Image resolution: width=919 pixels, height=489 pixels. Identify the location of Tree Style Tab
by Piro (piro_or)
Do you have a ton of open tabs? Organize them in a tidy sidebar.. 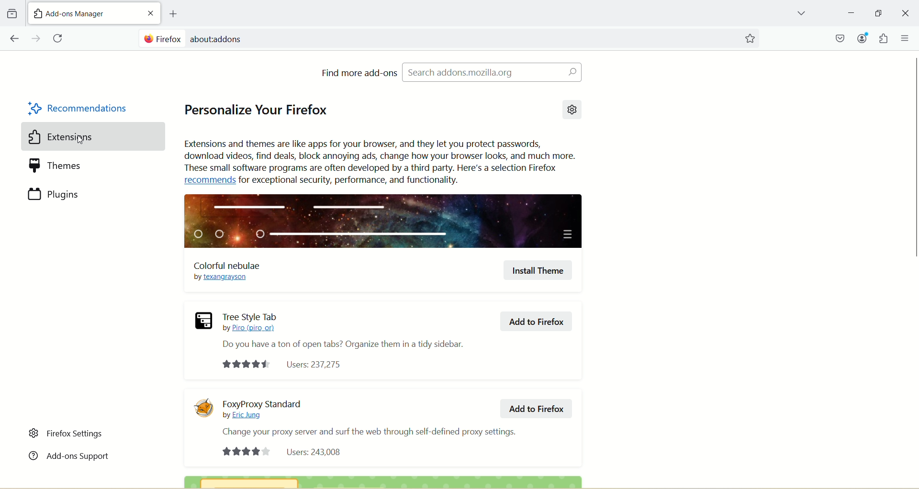
(344, 332).